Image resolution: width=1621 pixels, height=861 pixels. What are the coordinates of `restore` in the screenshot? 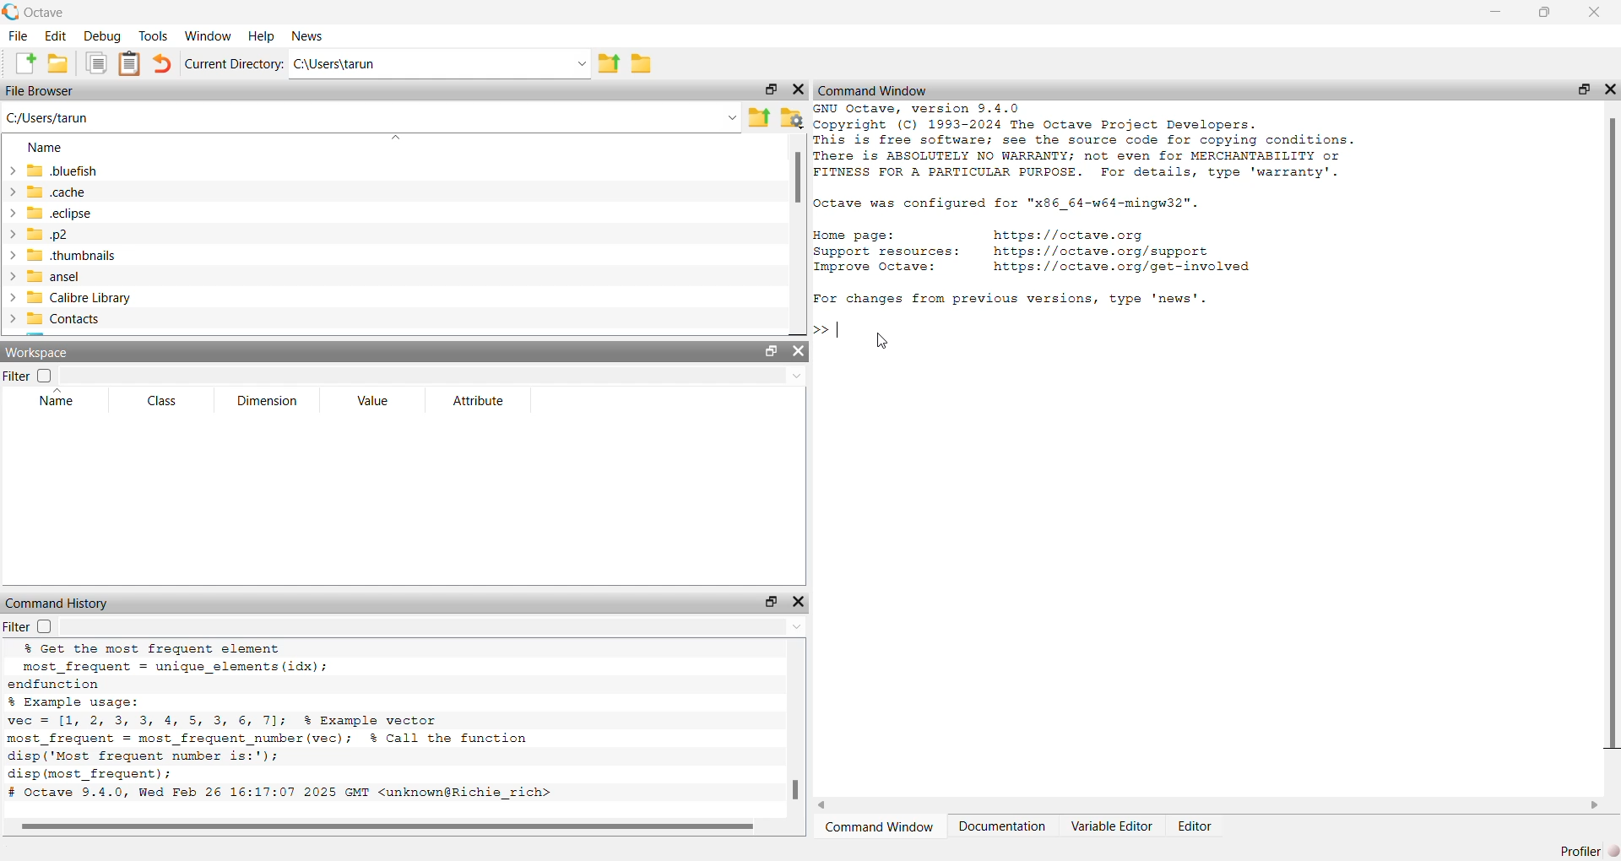 It's located at (1583, 89).